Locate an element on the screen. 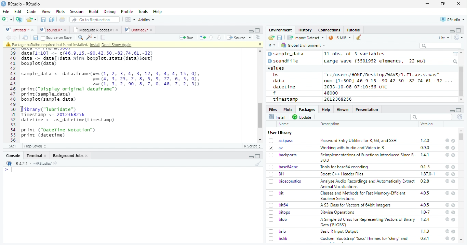  Session is located at coordinates (76, 12).